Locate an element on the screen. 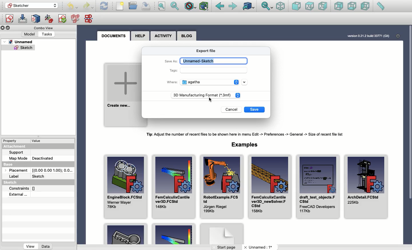 This screenshot has width=412, height=250. Isometric is located at coordinates (280, 7).